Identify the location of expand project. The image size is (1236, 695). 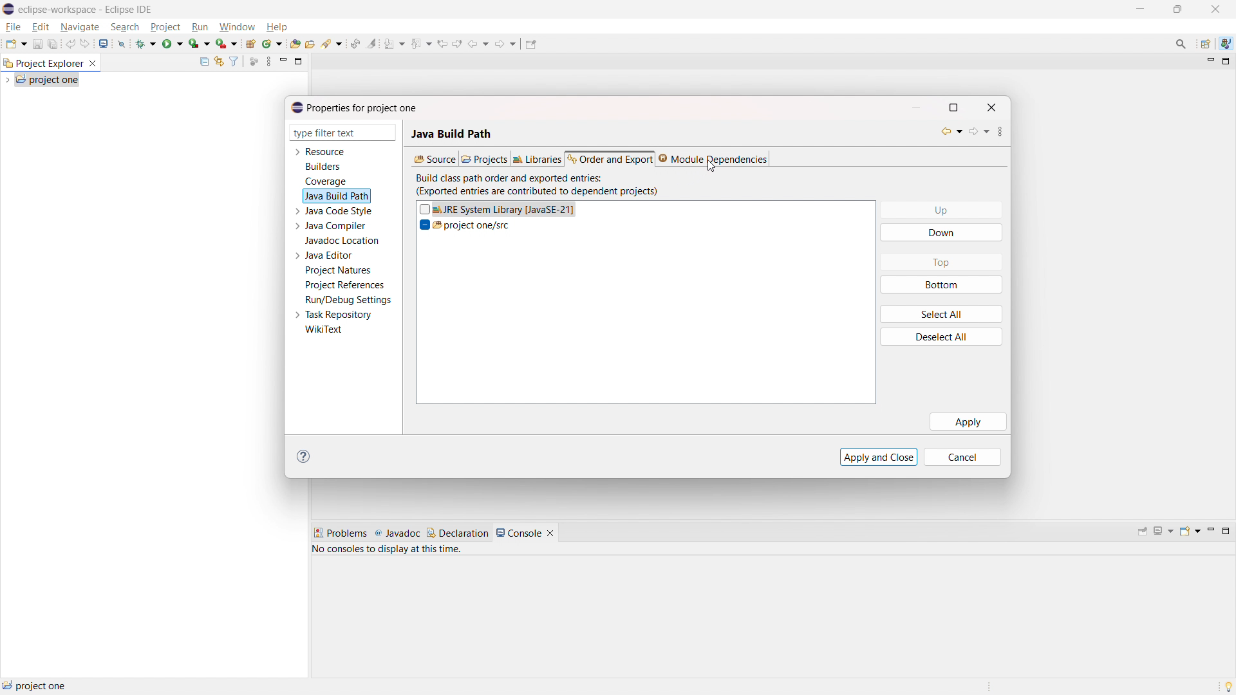
(8, 80).